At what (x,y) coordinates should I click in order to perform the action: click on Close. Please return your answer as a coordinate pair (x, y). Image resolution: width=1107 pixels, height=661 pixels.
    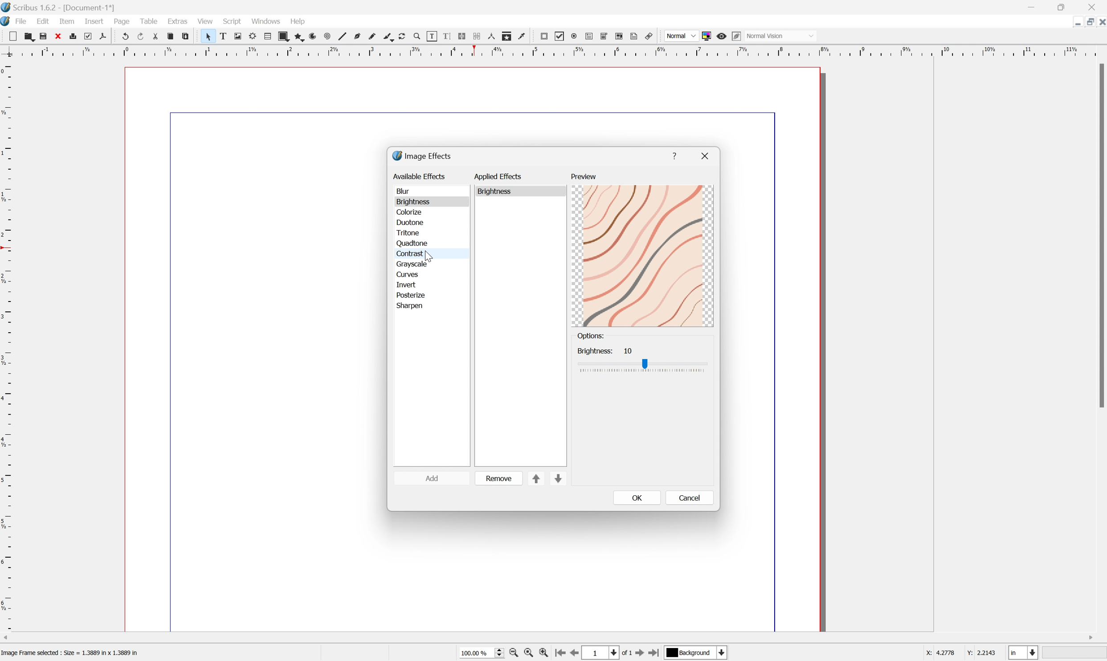
    Looking at the image, I should click on (1094, 7).